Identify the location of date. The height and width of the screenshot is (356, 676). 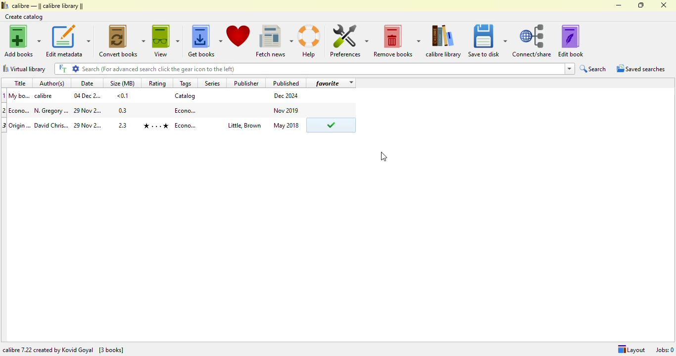
(87, 83).